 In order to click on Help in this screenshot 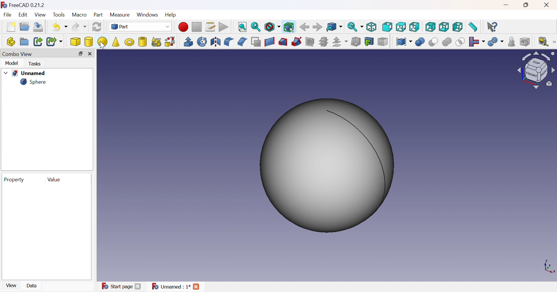, I will do `click(170, 15)`.